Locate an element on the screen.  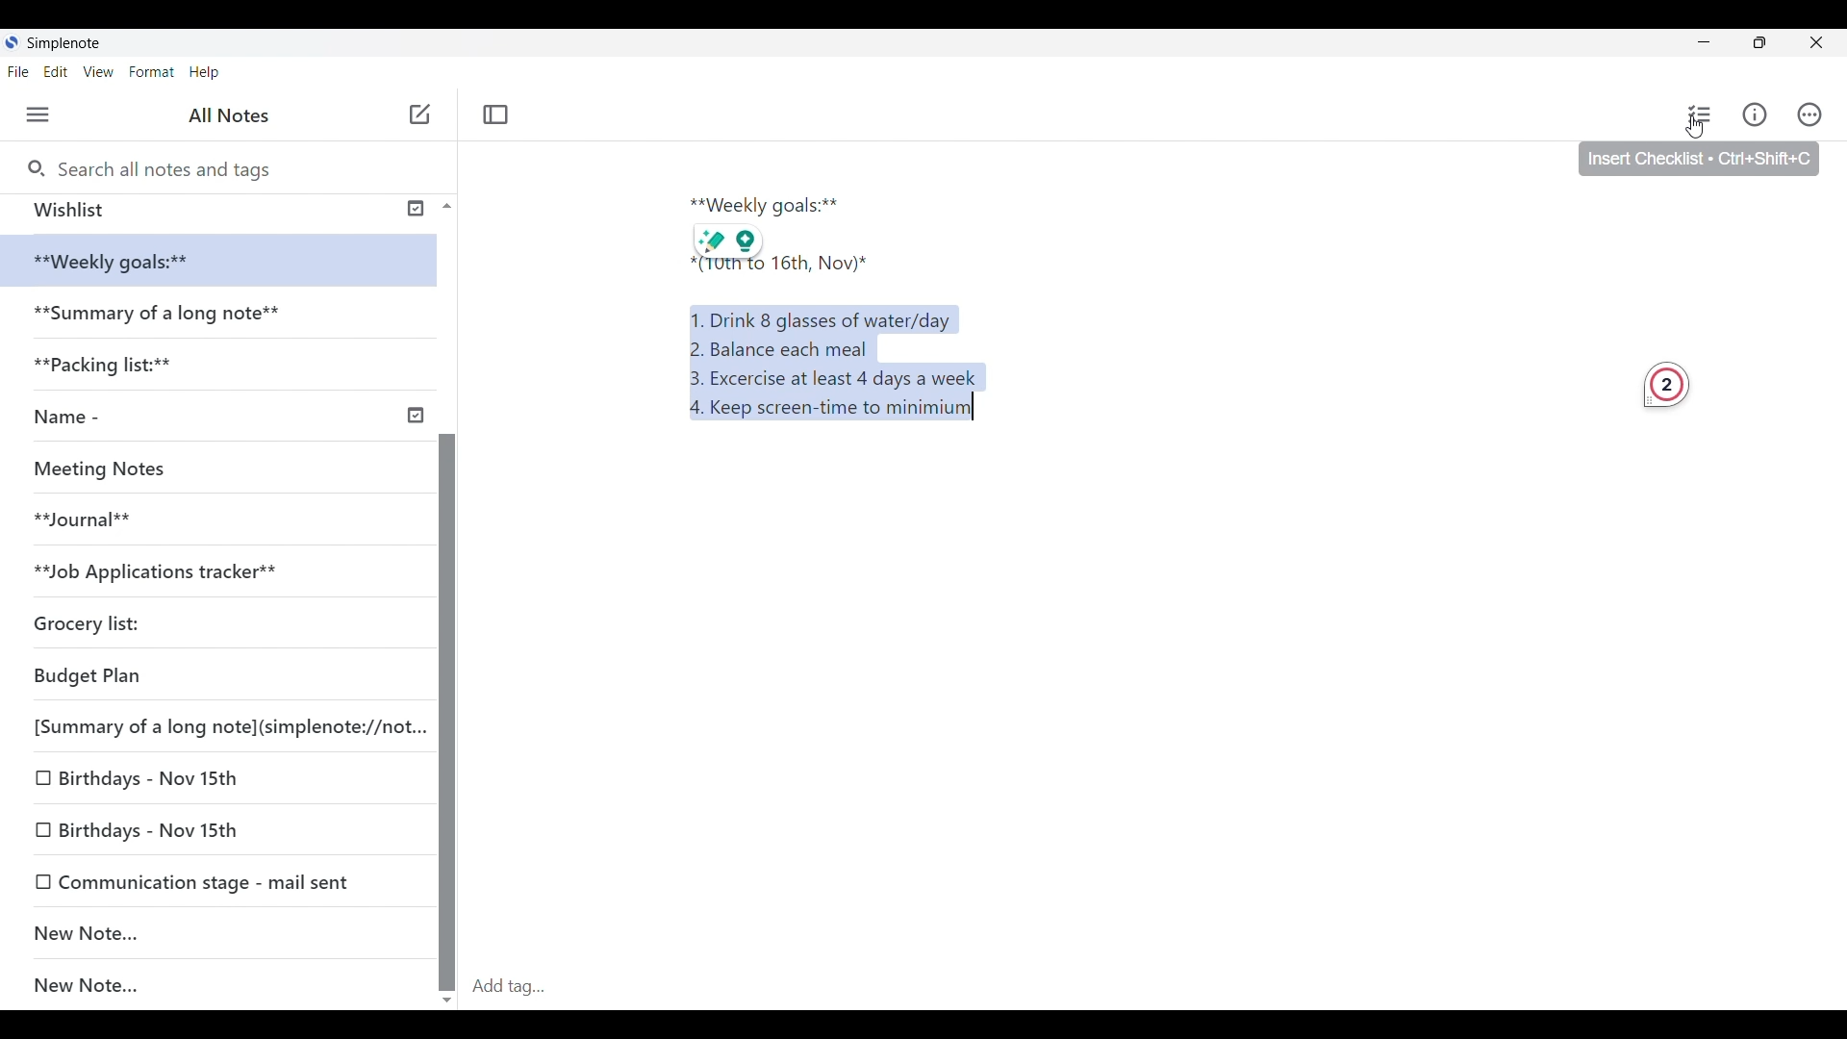
Communication stage - mail sent is located at coordinates (218, 881).